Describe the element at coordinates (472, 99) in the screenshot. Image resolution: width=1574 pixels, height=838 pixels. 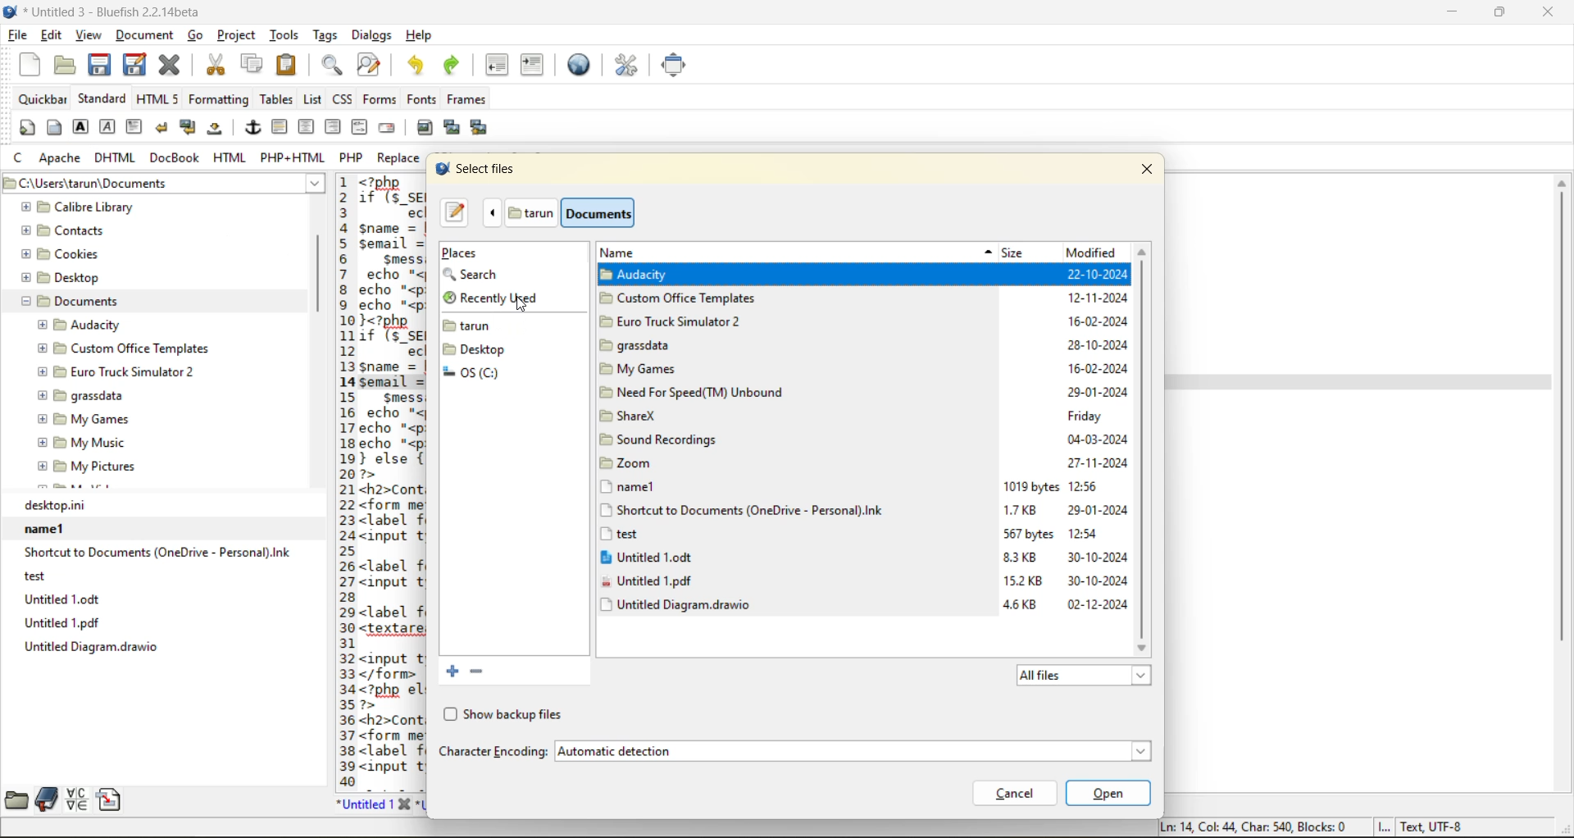
I see `frames` at that location.